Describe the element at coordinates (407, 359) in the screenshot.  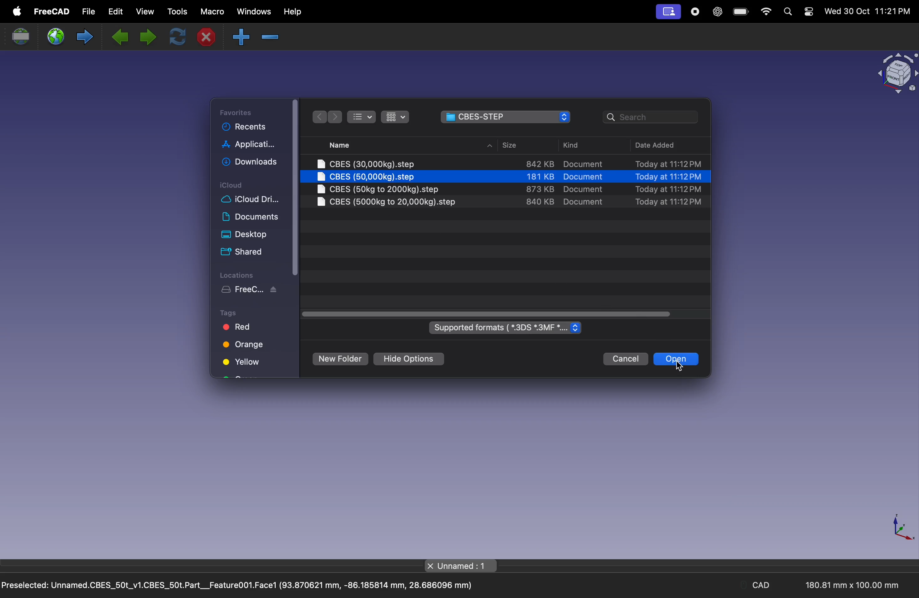
I see `hide options` at that location.